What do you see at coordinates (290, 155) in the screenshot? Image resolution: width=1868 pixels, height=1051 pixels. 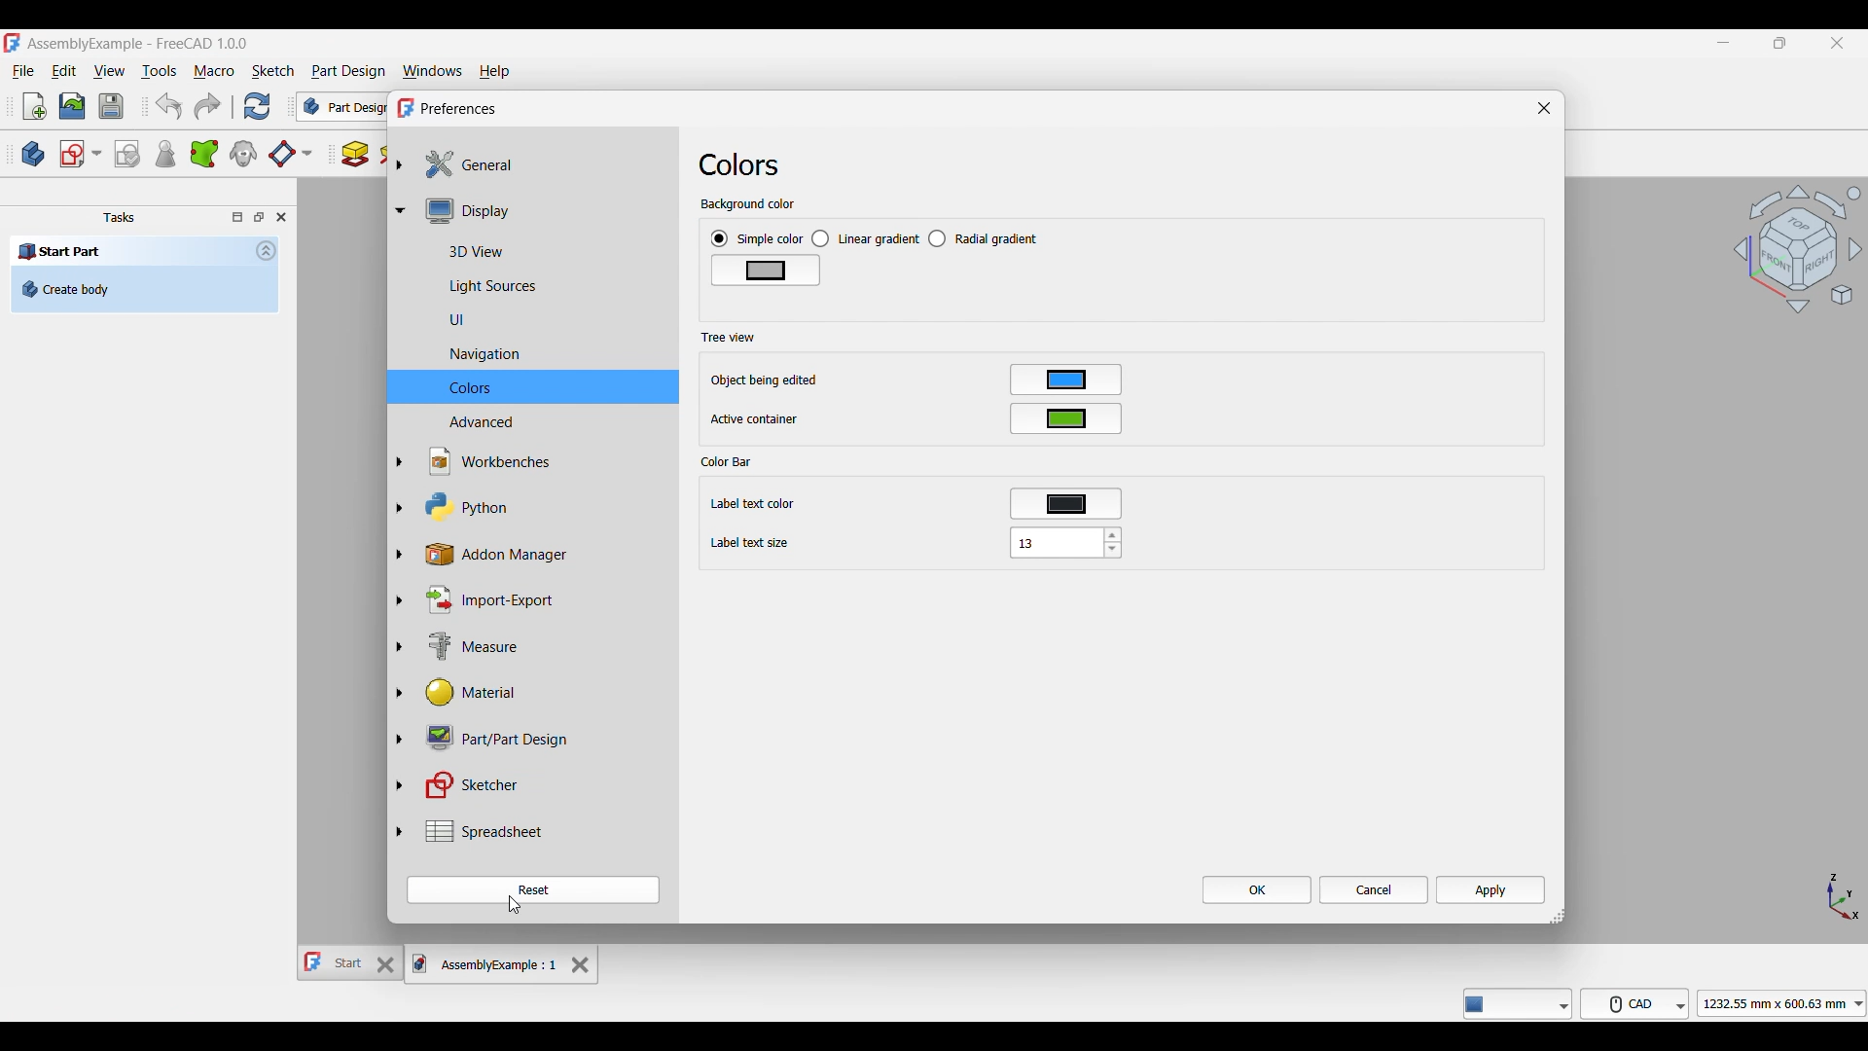 I see `Create a datum plane` at bounding box center [290, 155].